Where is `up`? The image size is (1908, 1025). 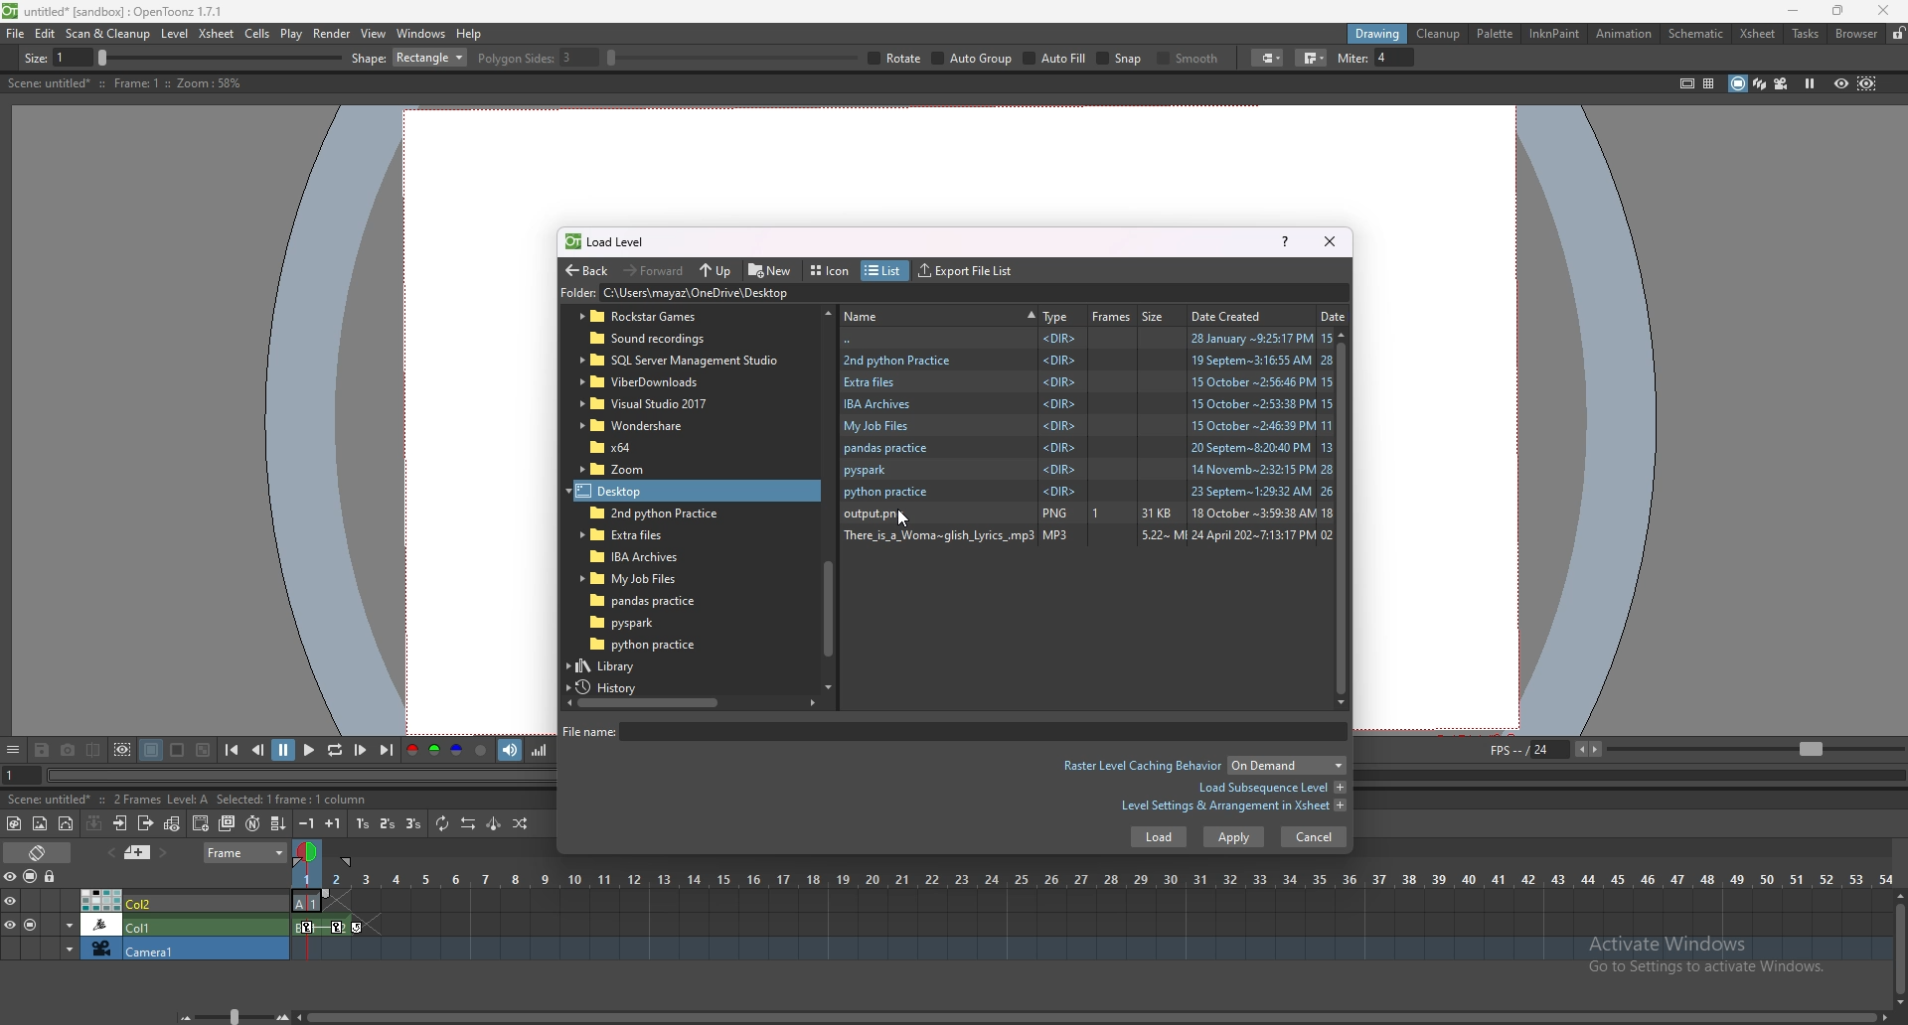 up is located at coordinates (715, 271).